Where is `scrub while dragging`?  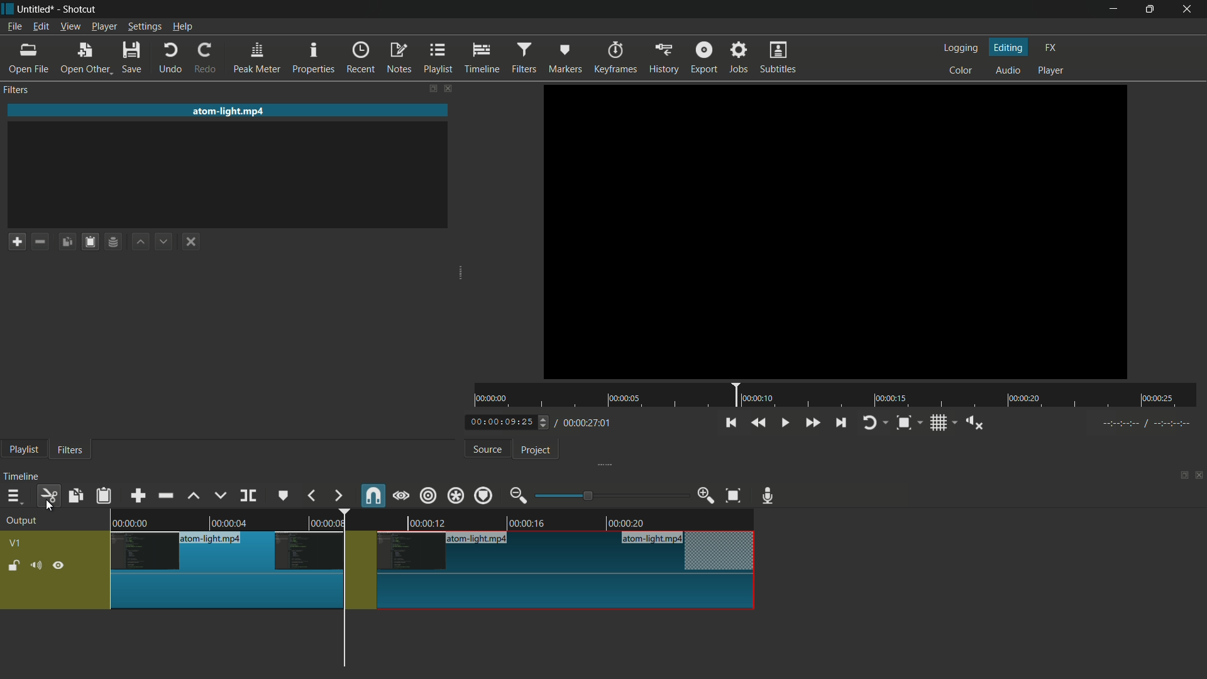
scrub while dragging is located at coordinates (401, 495).